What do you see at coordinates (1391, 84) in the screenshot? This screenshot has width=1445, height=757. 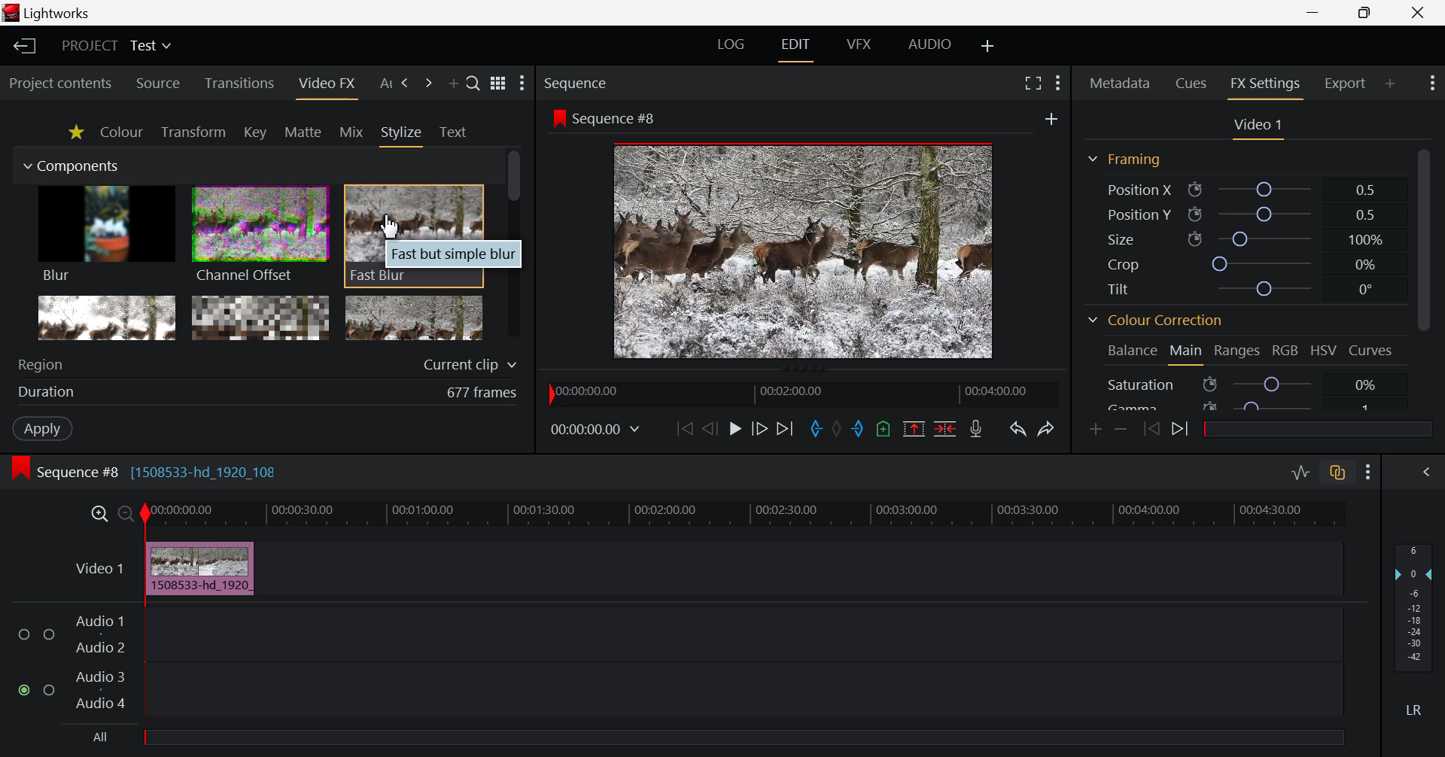 I see `Add Panel` at bounding box center [1391, 84].